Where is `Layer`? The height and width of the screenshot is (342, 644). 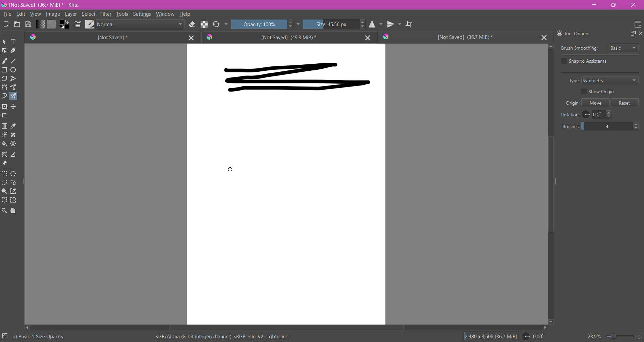
Layer is located at coordinates (70, 15).